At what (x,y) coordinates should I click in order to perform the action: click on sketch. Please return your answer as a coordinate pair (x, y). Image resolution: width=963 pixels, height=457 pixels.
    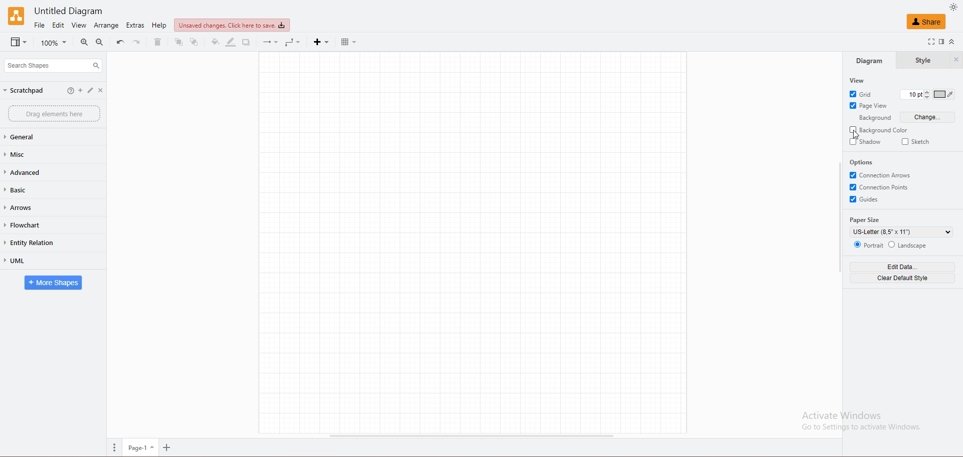
    Looking at the image, I should click on (918, 141).